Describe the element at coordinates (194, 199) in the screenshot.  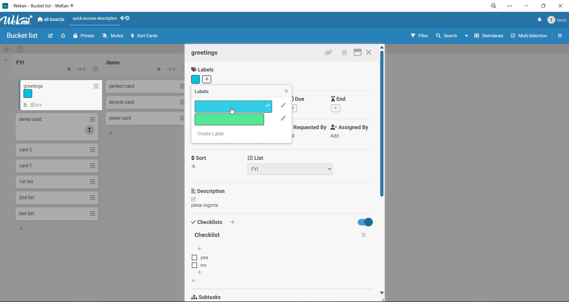
I see `edit` at that location.